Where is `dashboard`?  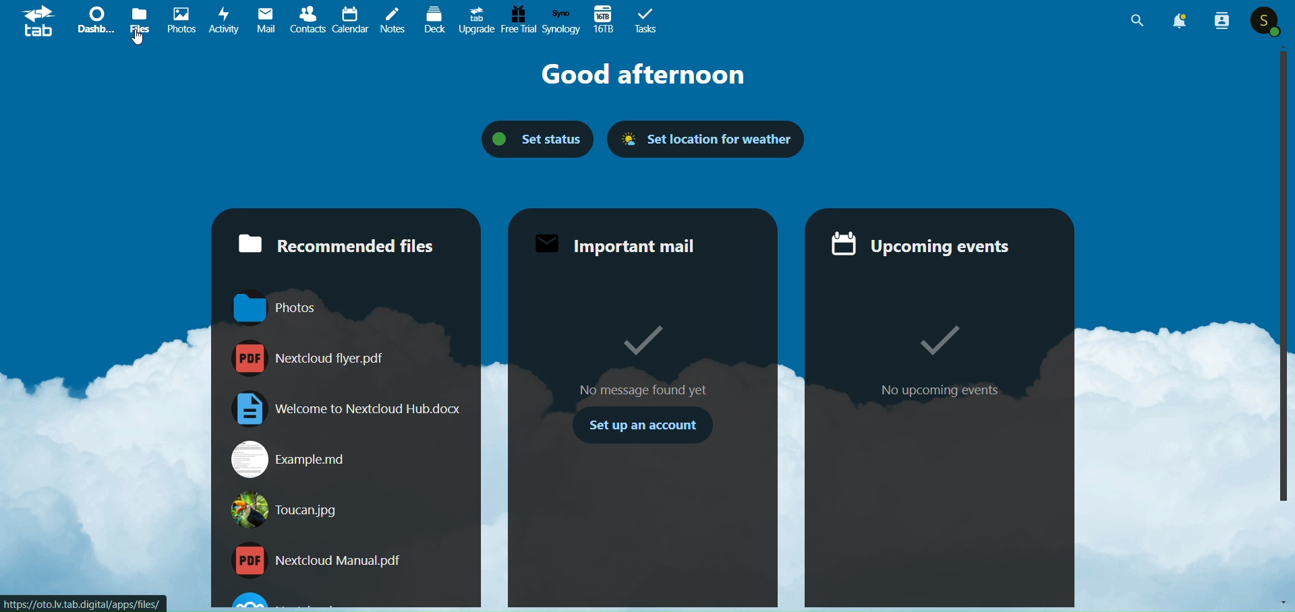
dashboard is located at coordinates (96, 22).